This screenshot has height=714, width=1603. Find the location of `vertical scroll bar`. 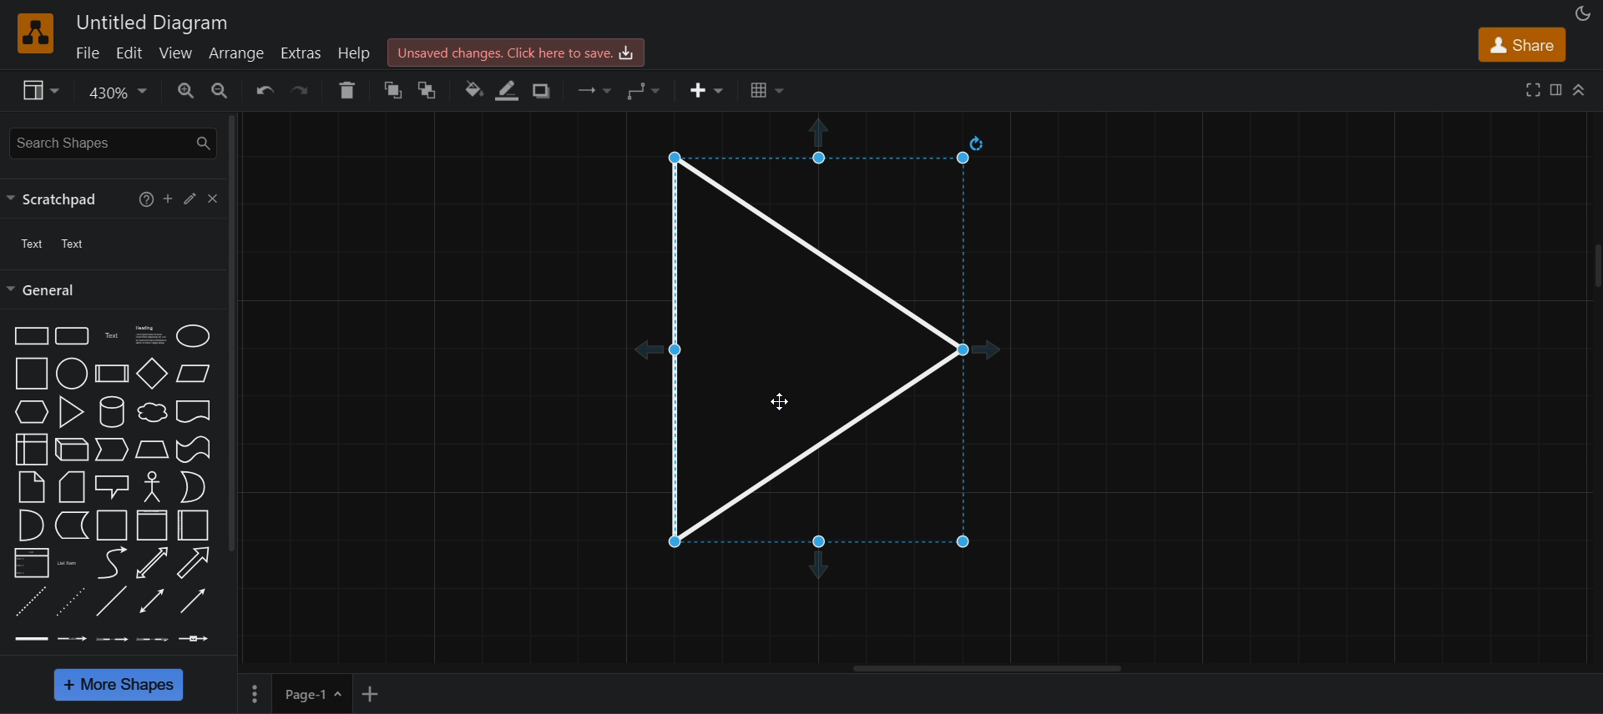

vertical scroll bar is located at coordinates (232, 333).